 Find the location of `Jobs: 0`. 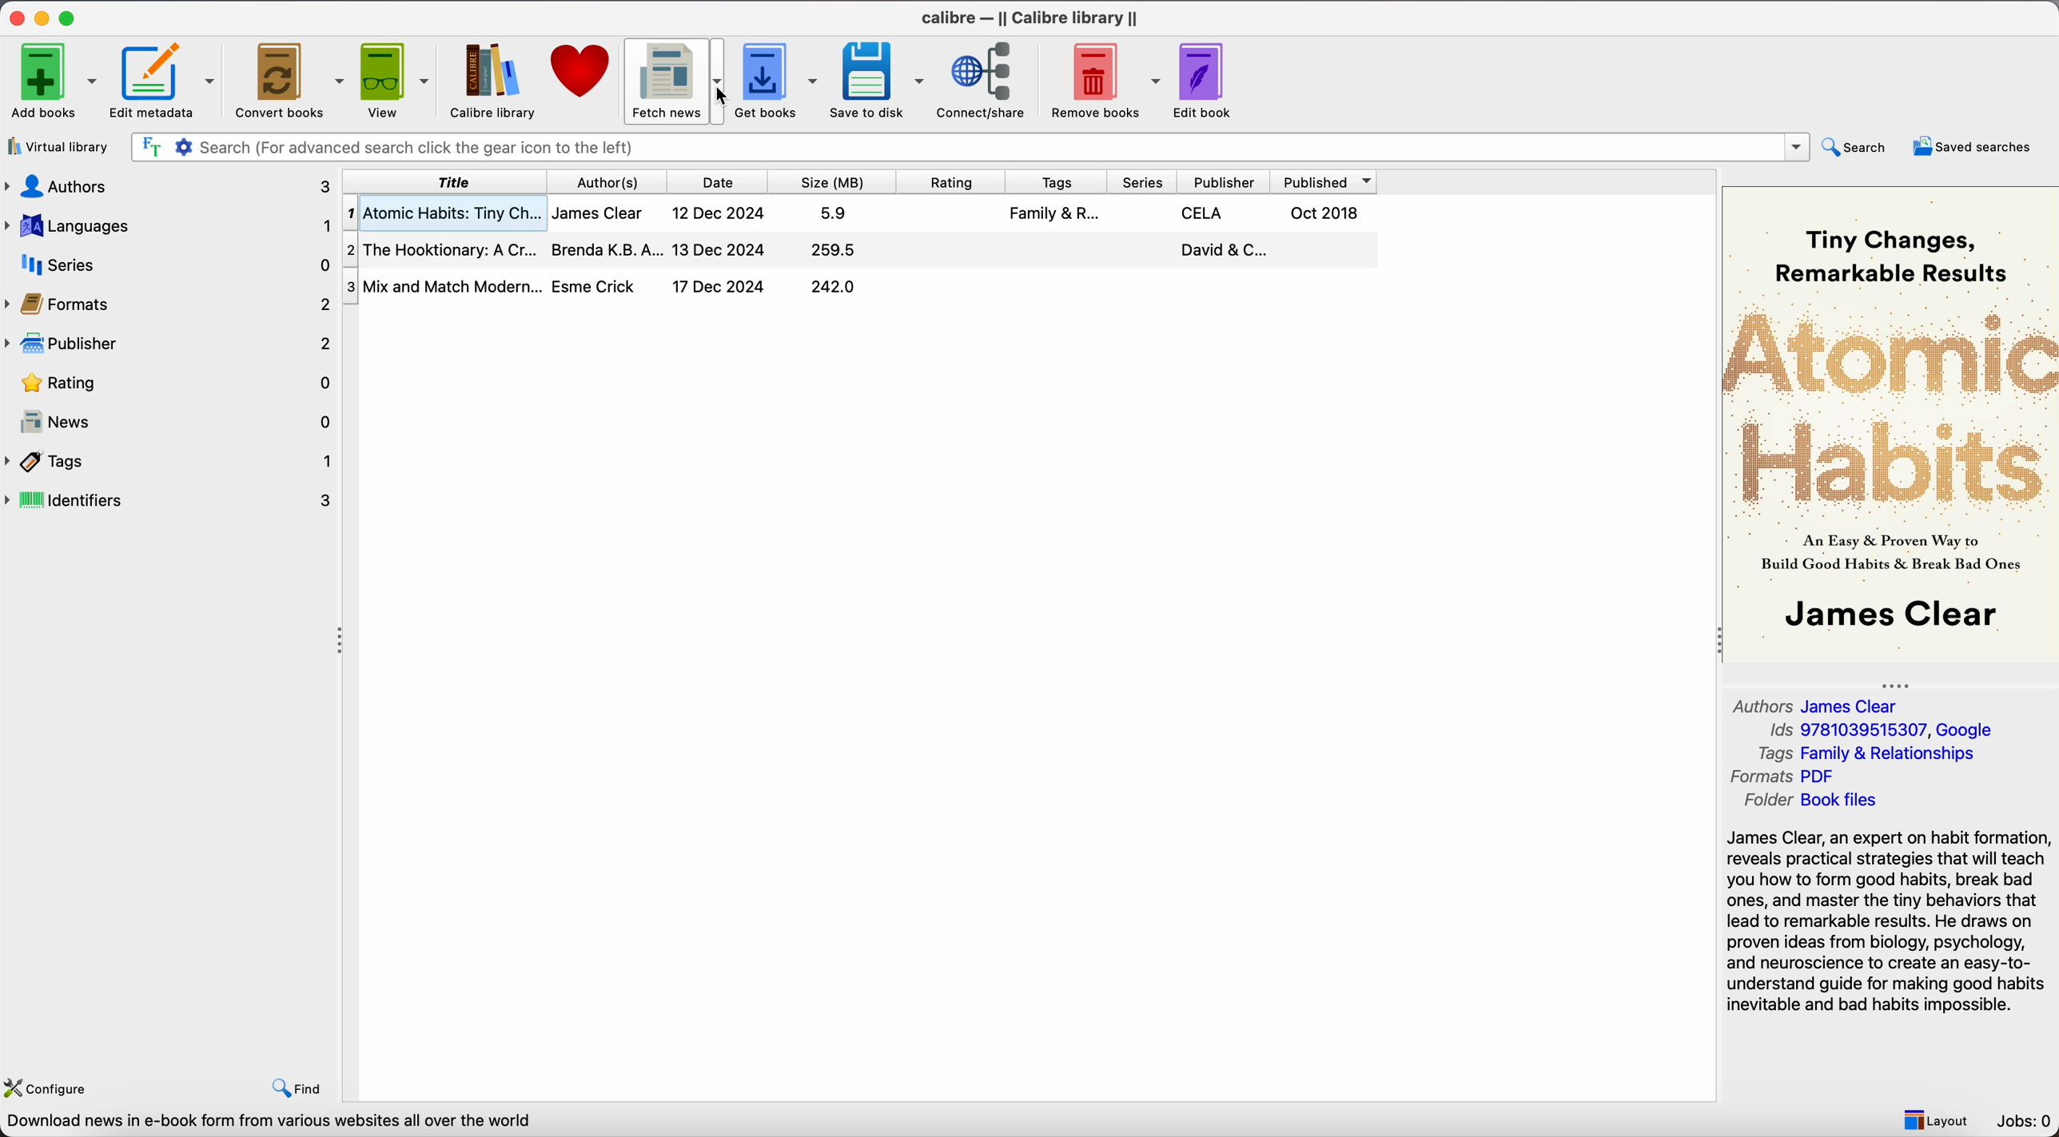

Jobs: 0 is located at coordinates (2025, 1121).